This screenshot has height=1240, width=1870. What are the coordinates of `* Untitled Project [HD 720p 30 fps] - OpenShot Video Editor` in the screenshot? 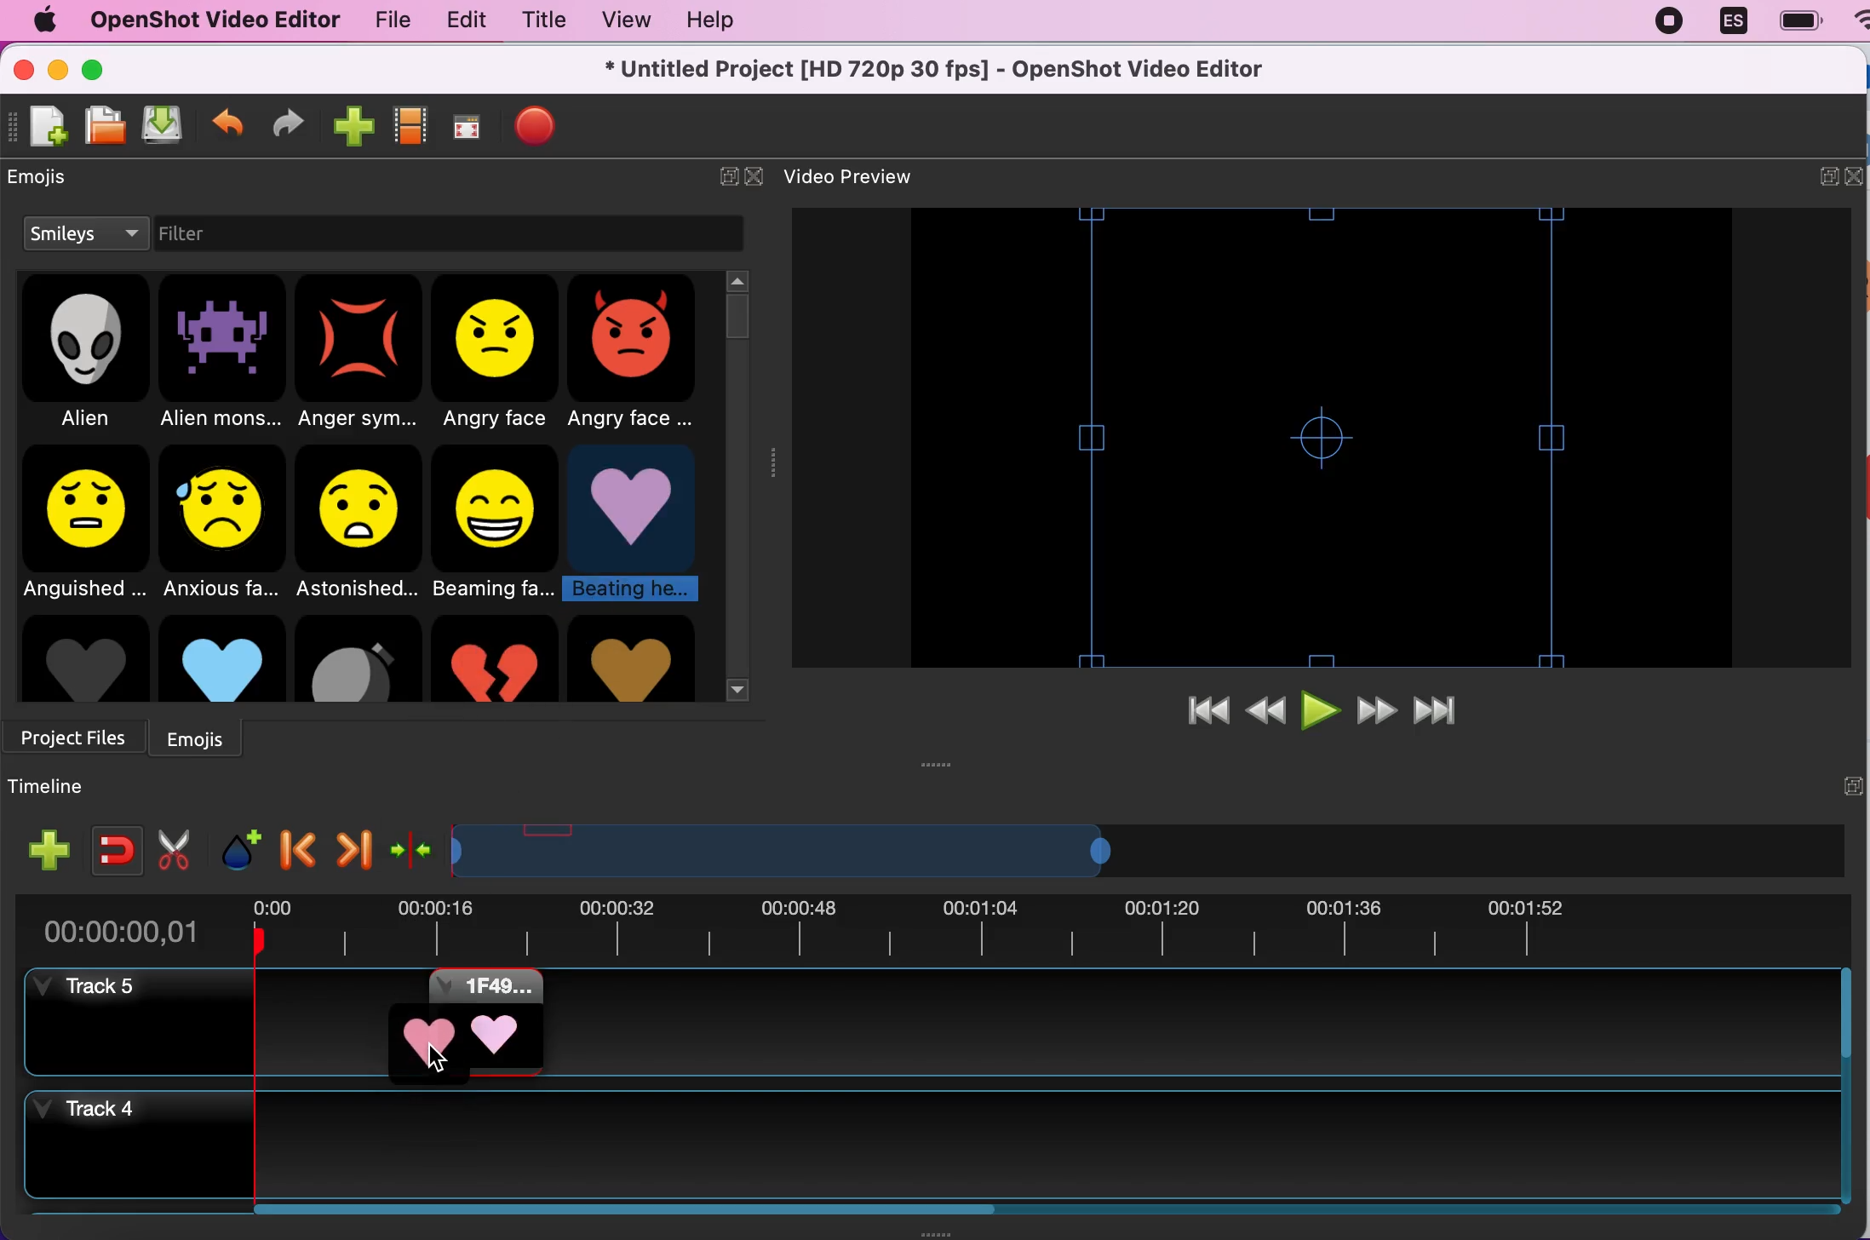 It's located at (941, 67).